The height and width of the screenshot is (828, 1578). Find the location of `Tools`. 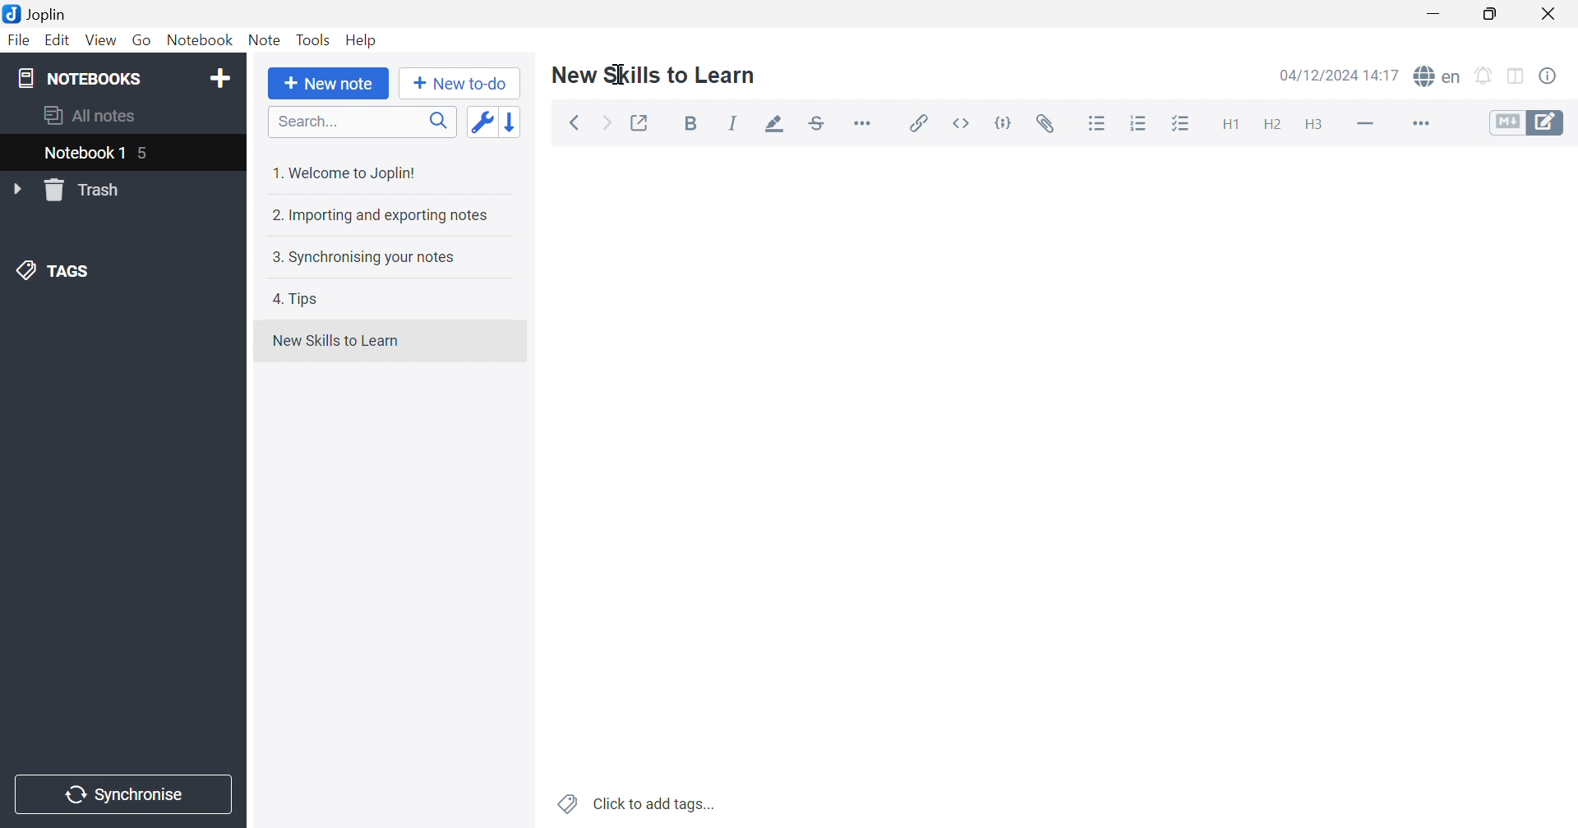

Tools is located at coordinates (313, 39).